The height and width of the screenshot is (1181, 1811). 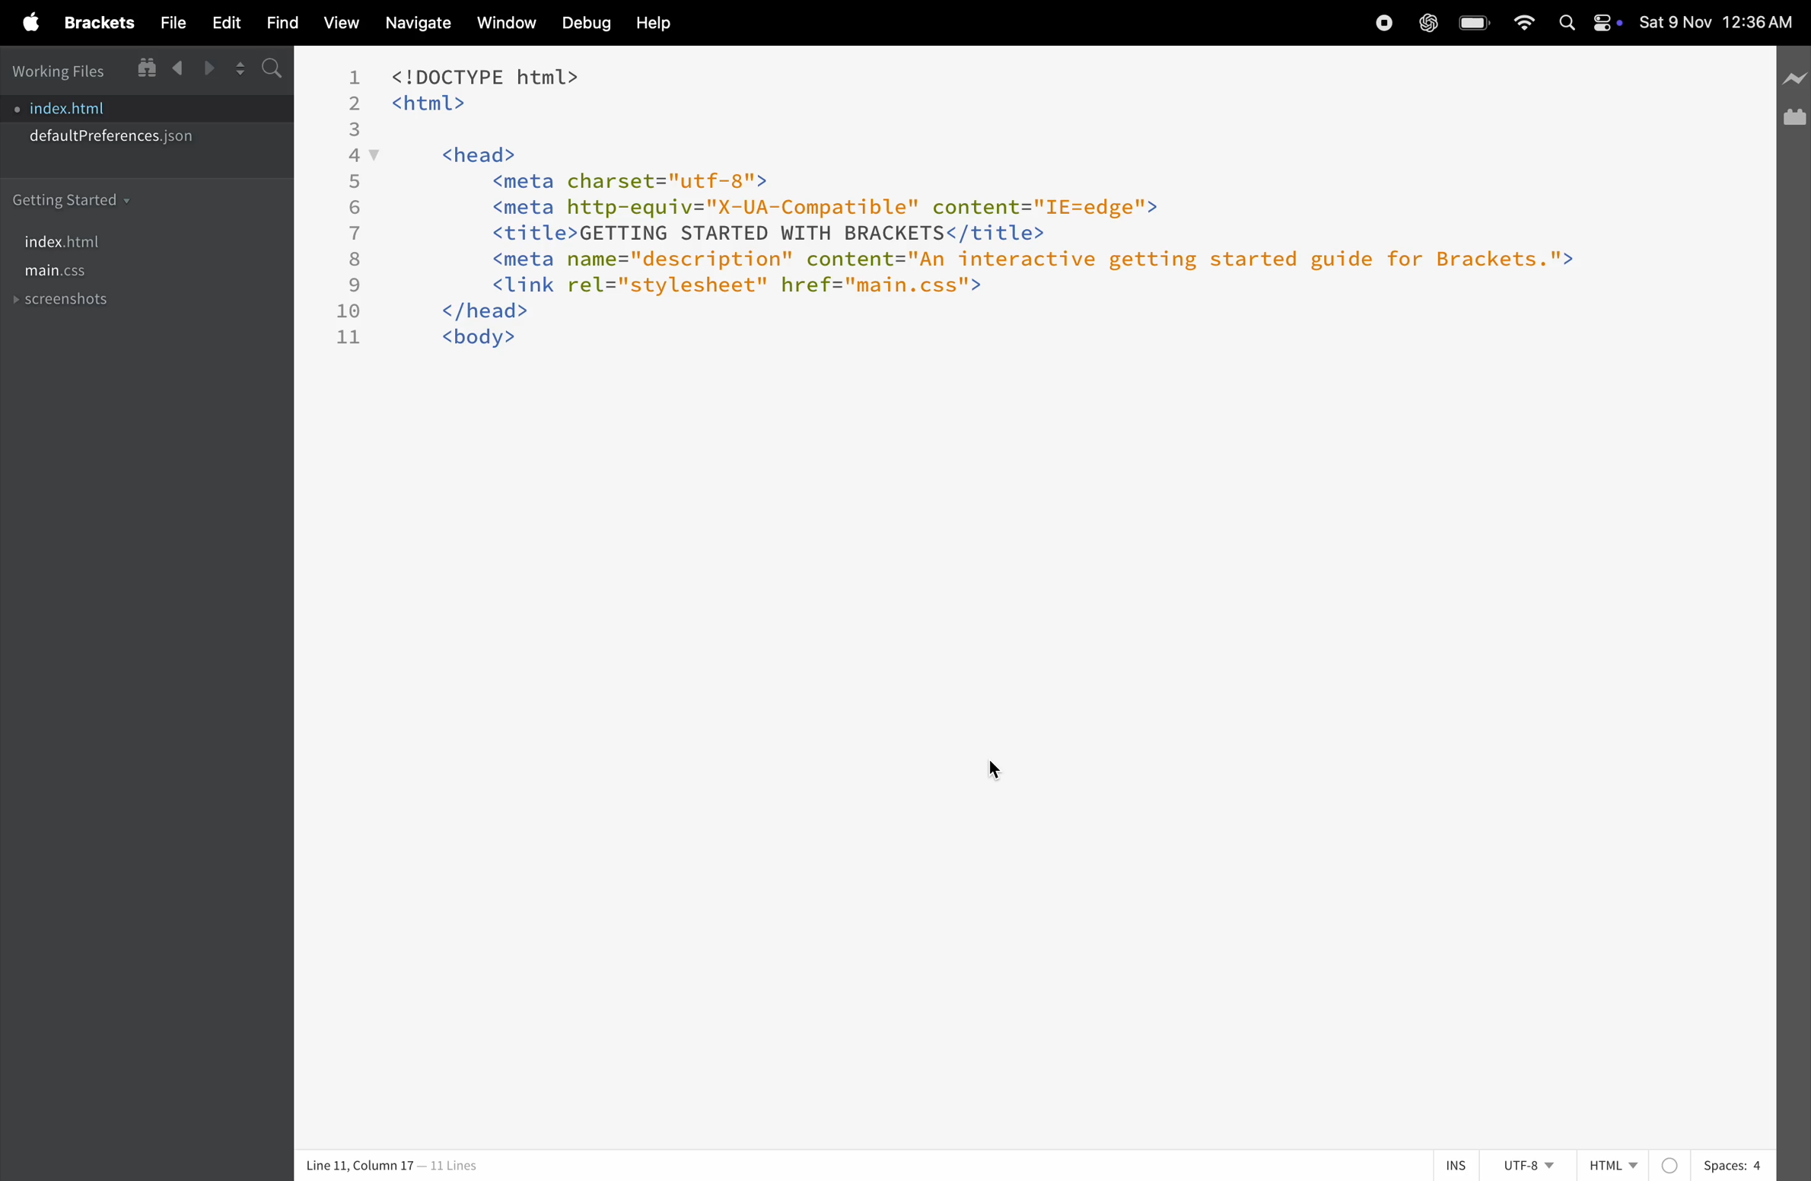 I want to click on navigate, so click(x=424, y=26).